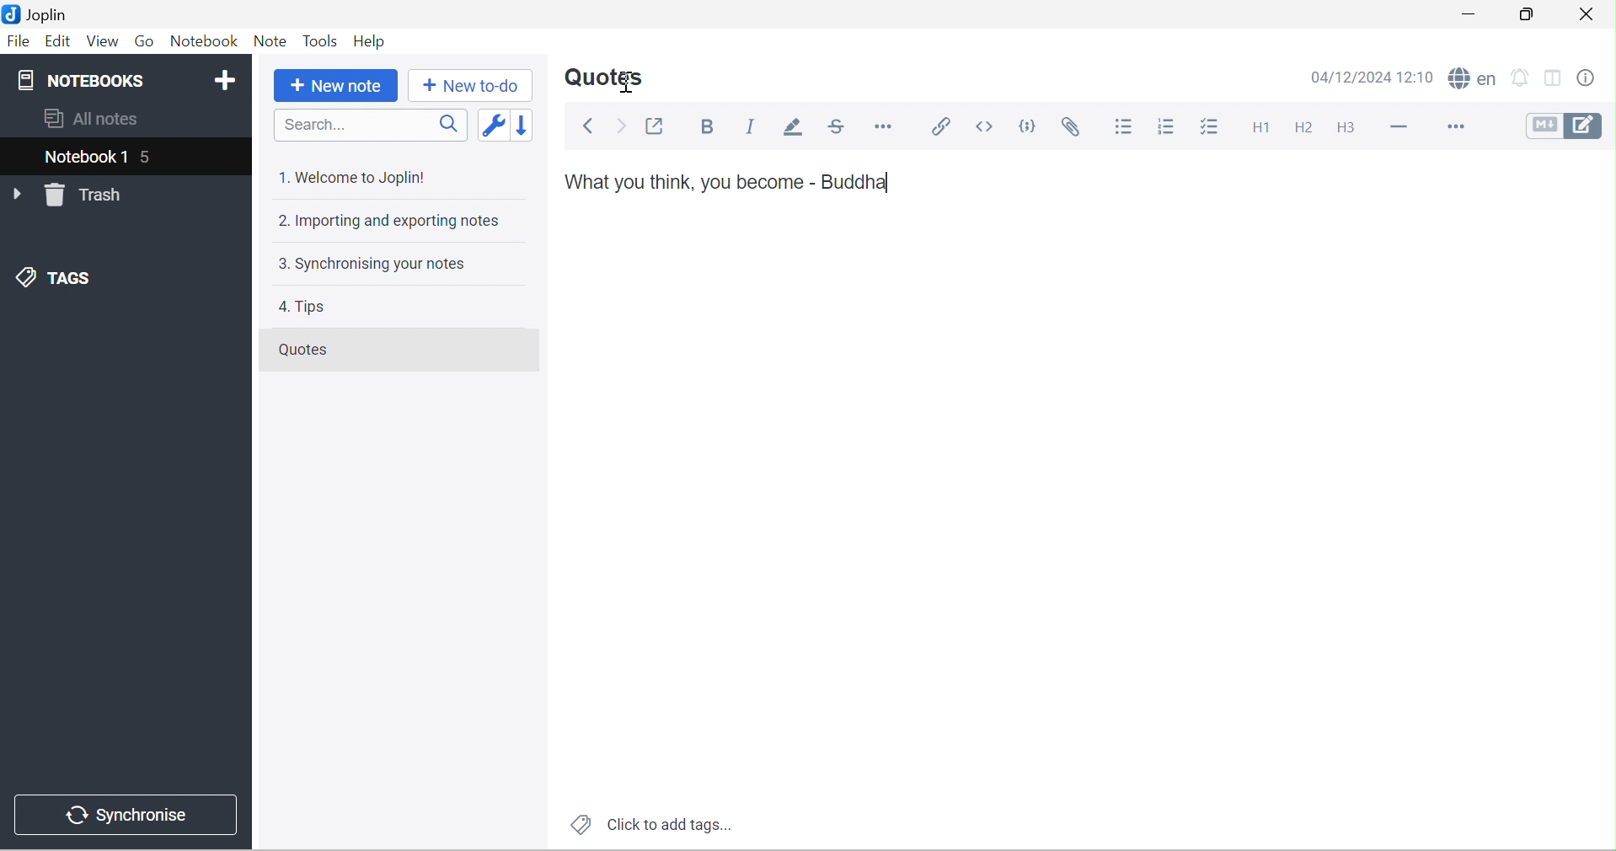 The image size is (1616, 851). What do you see at coordinates (146, 40) in the screenshot?
I see `Go` at bounding box center [146, 40].